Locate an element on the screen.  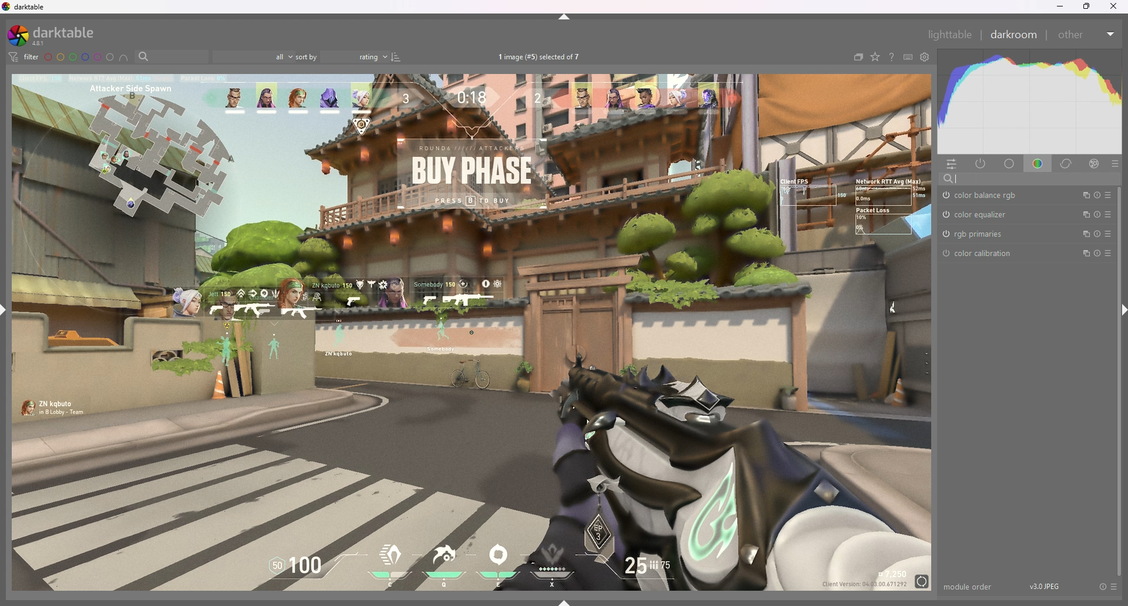
help is located at coordinates (891, 57).